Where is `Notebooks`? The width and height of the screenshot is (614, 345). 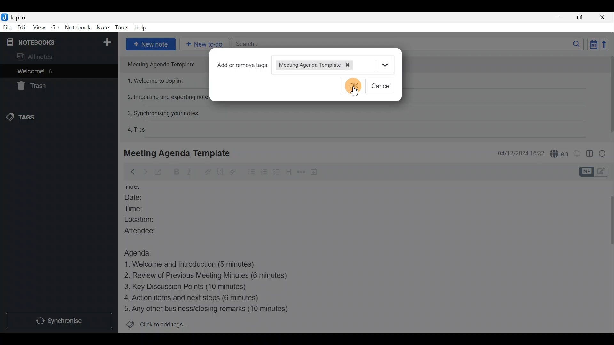 Notebooks is located at coordinates (60, 42).